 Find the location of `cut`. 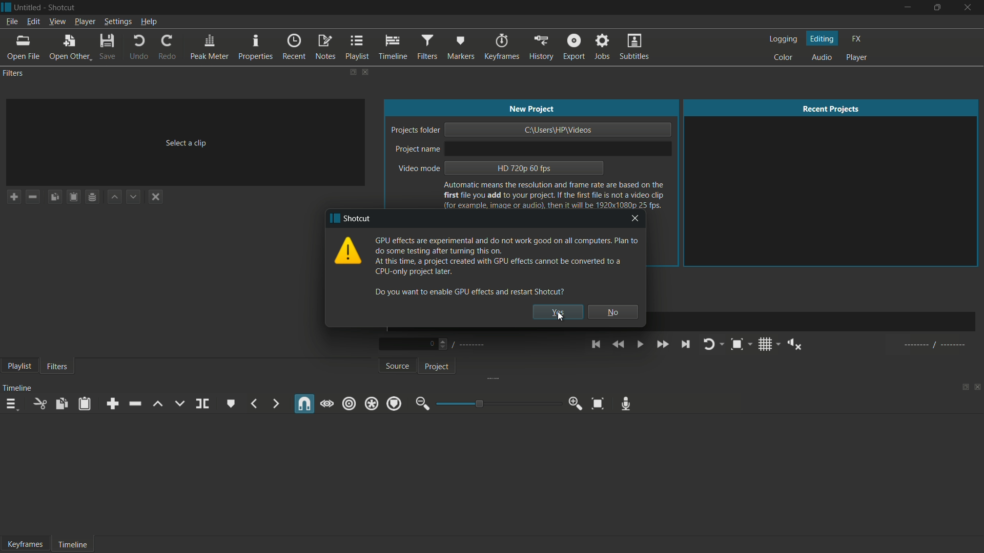

cut is located at coordinates (39, 405).